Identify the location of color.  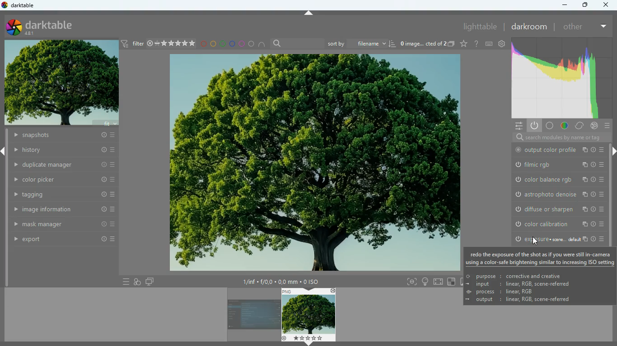
(566, 125).